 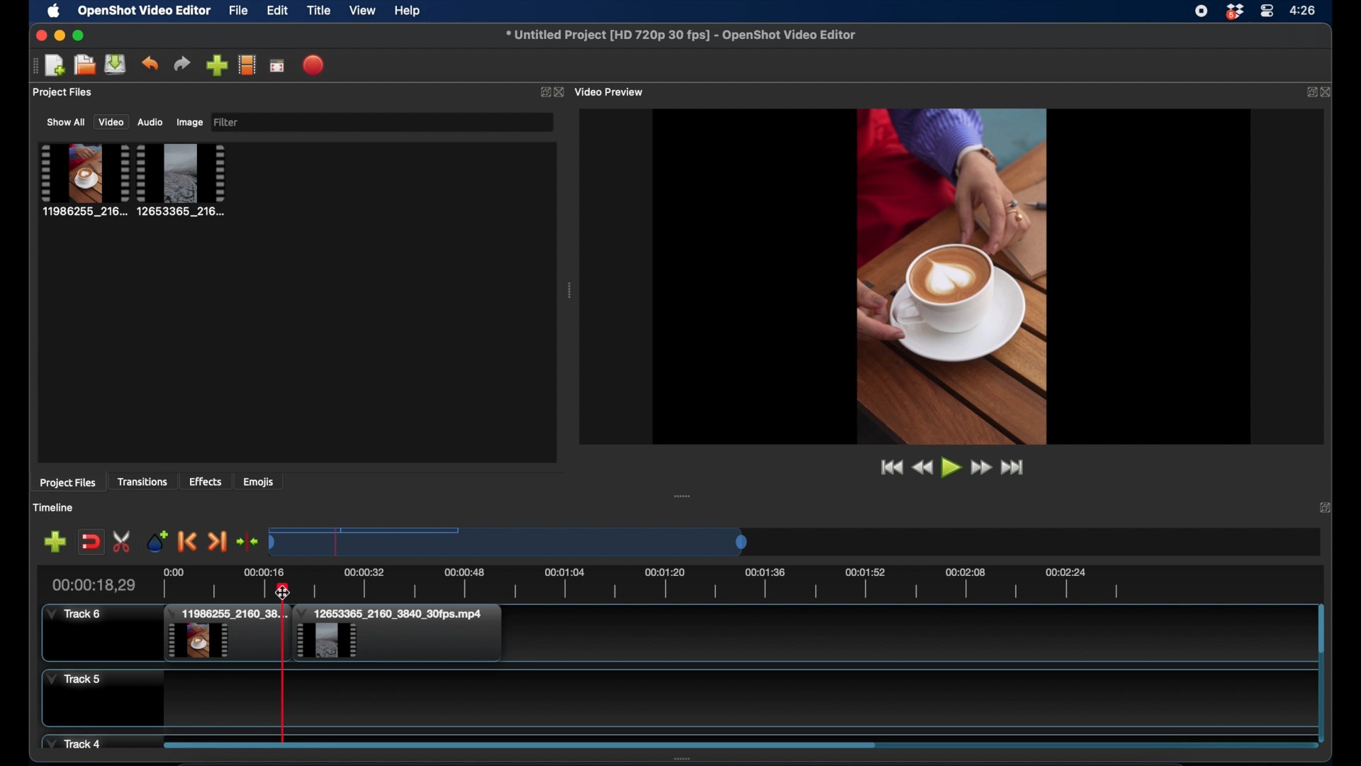 I want to click on previous marker, so click(x=189, y=543).